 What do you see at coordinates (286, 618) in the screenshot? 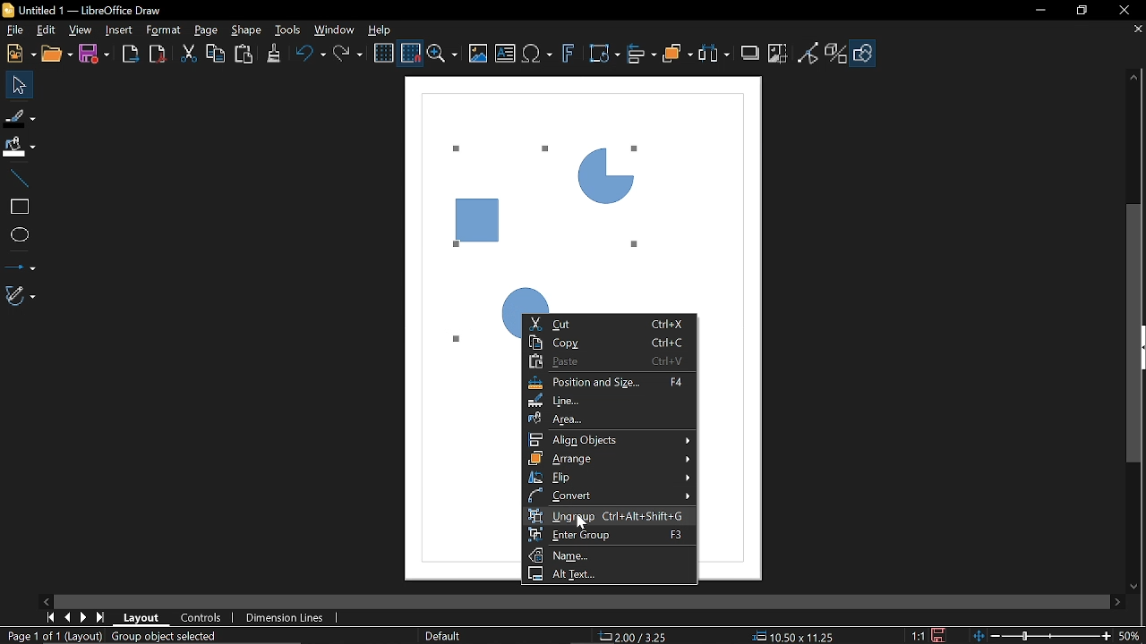
I see `Dimension Lines` at bounding box center [286, 618].